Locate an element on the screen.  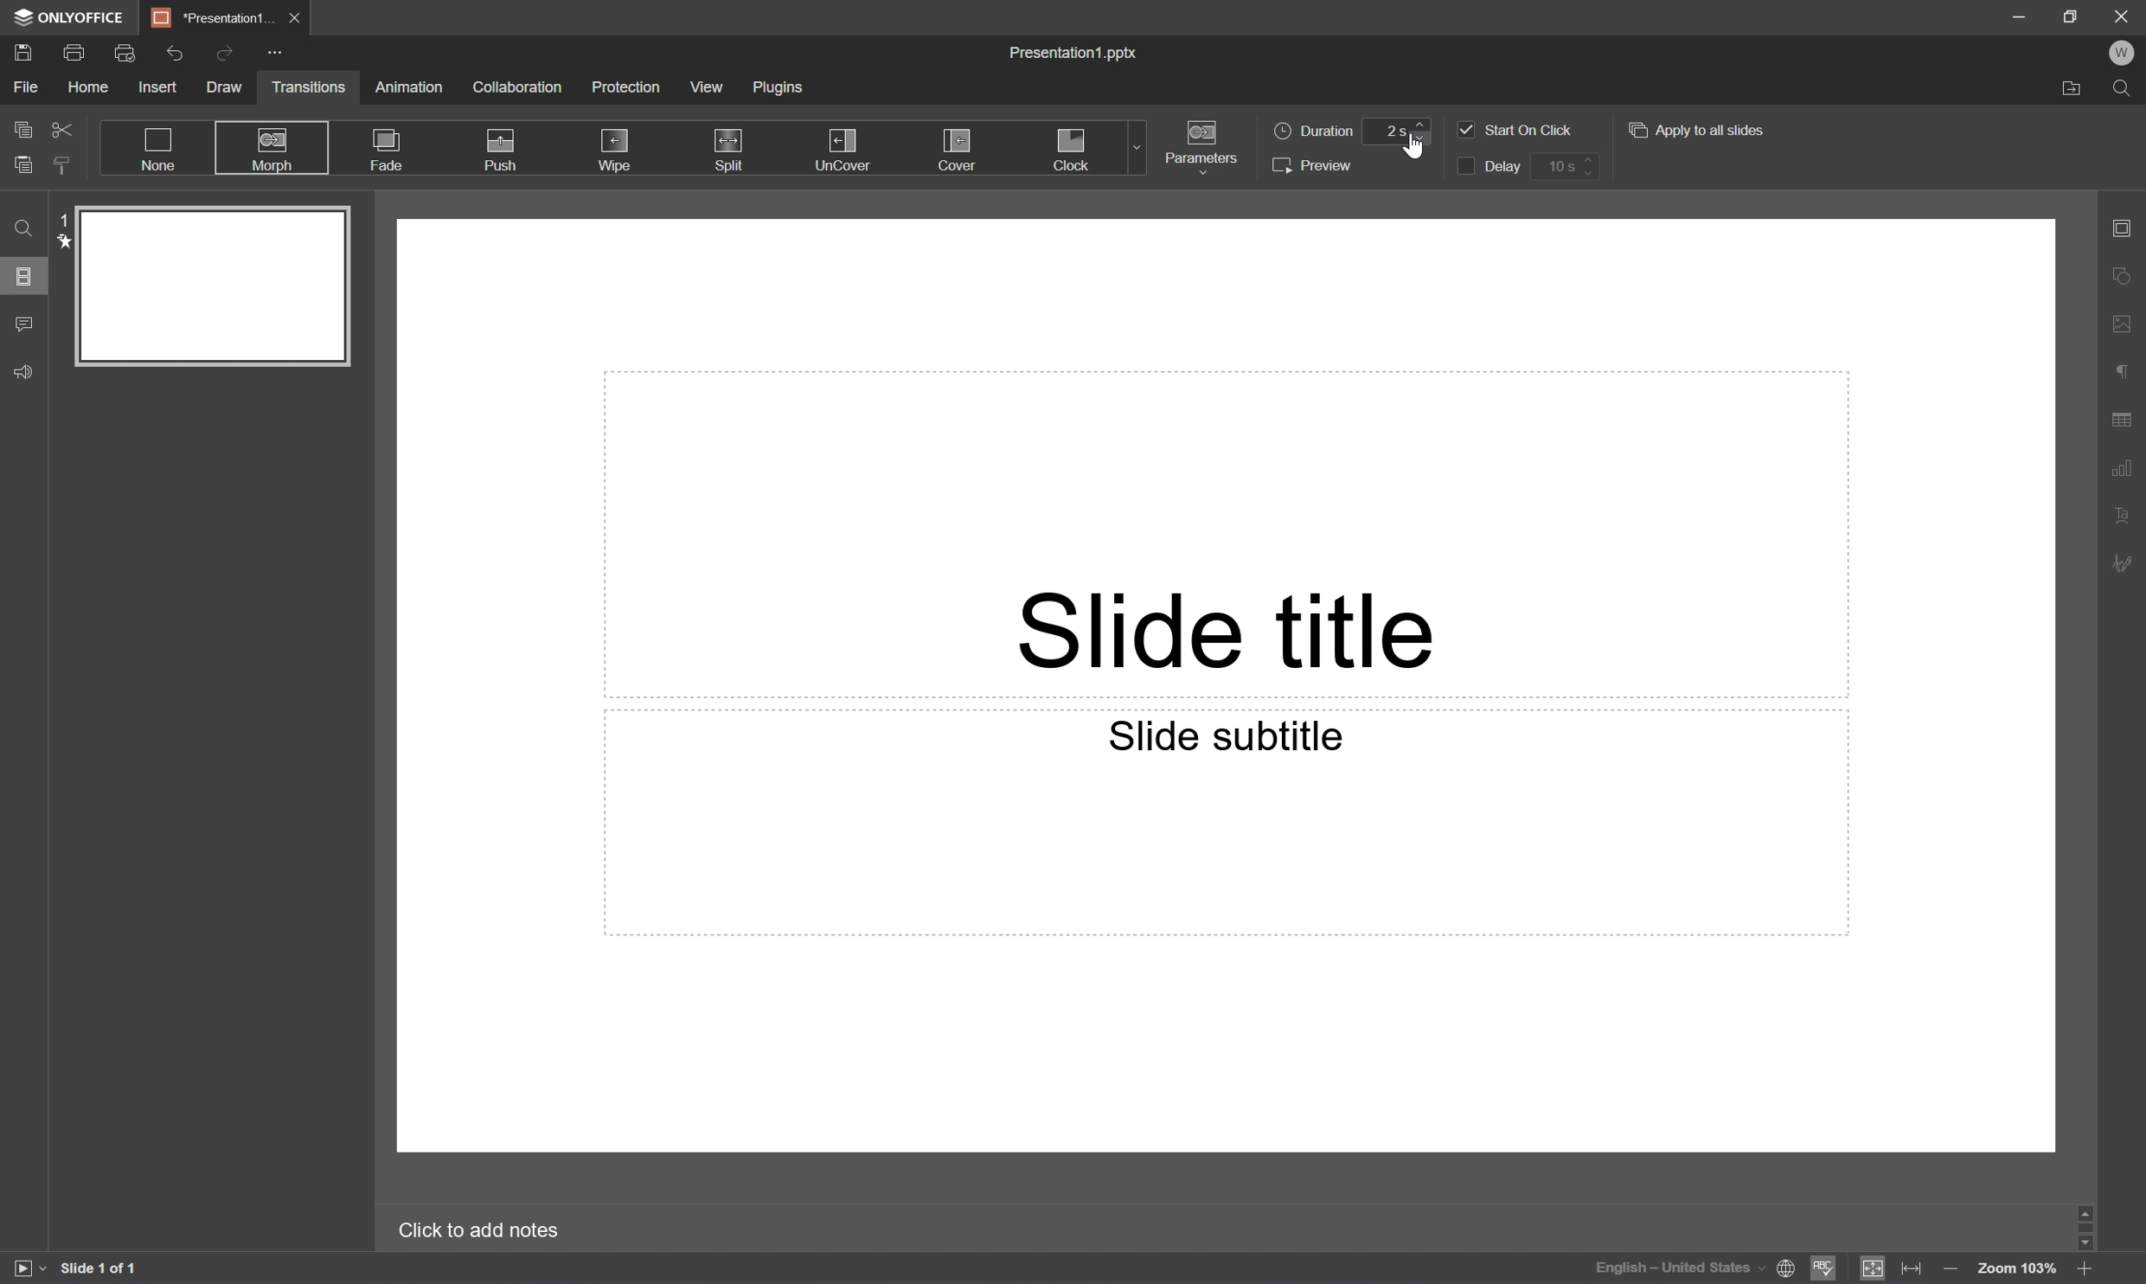
Slide 1 of 1 is located at coordinates (99, 1267).